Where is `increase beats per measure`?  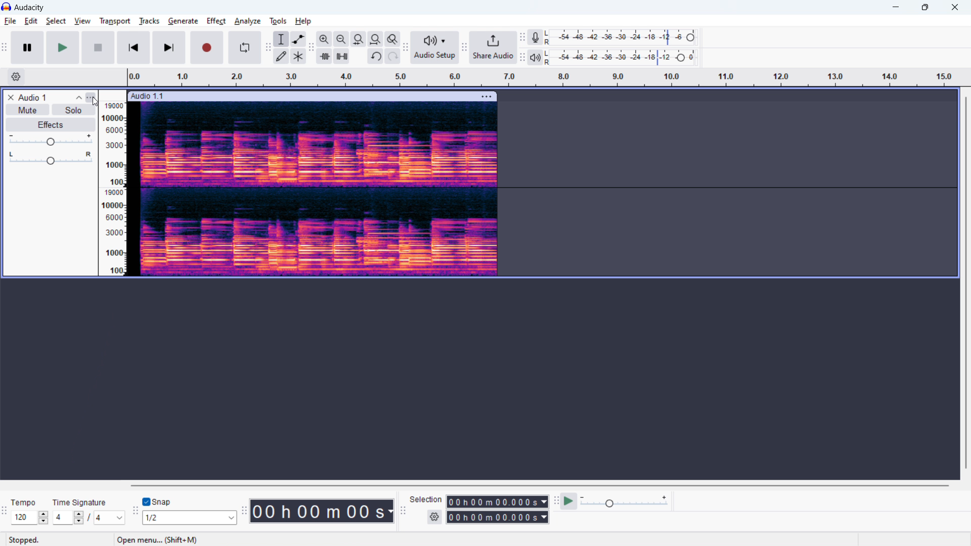 increase beats per measure is located at coordinates (79, 513).